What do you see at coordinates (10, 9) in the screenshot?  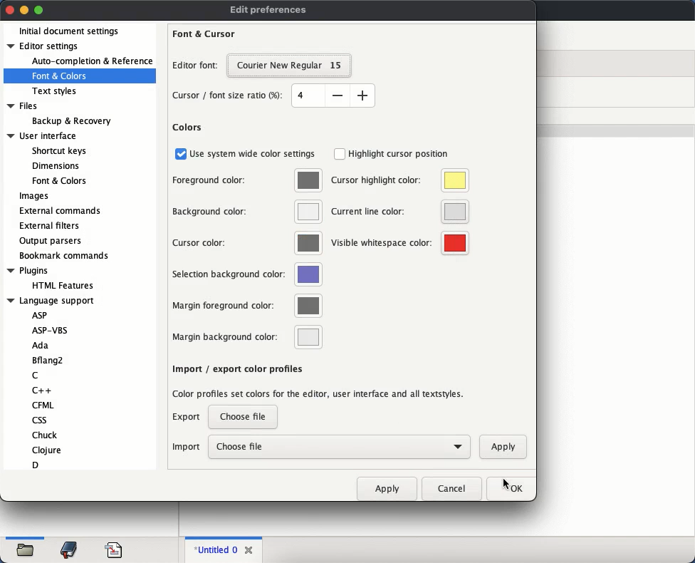 I see `close` at bounding box center [10, 9].